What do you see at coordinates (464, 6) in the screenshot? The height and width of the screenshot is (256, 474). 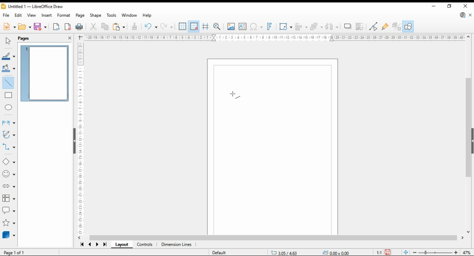 I see `close window` at bounding box center [464, 6].